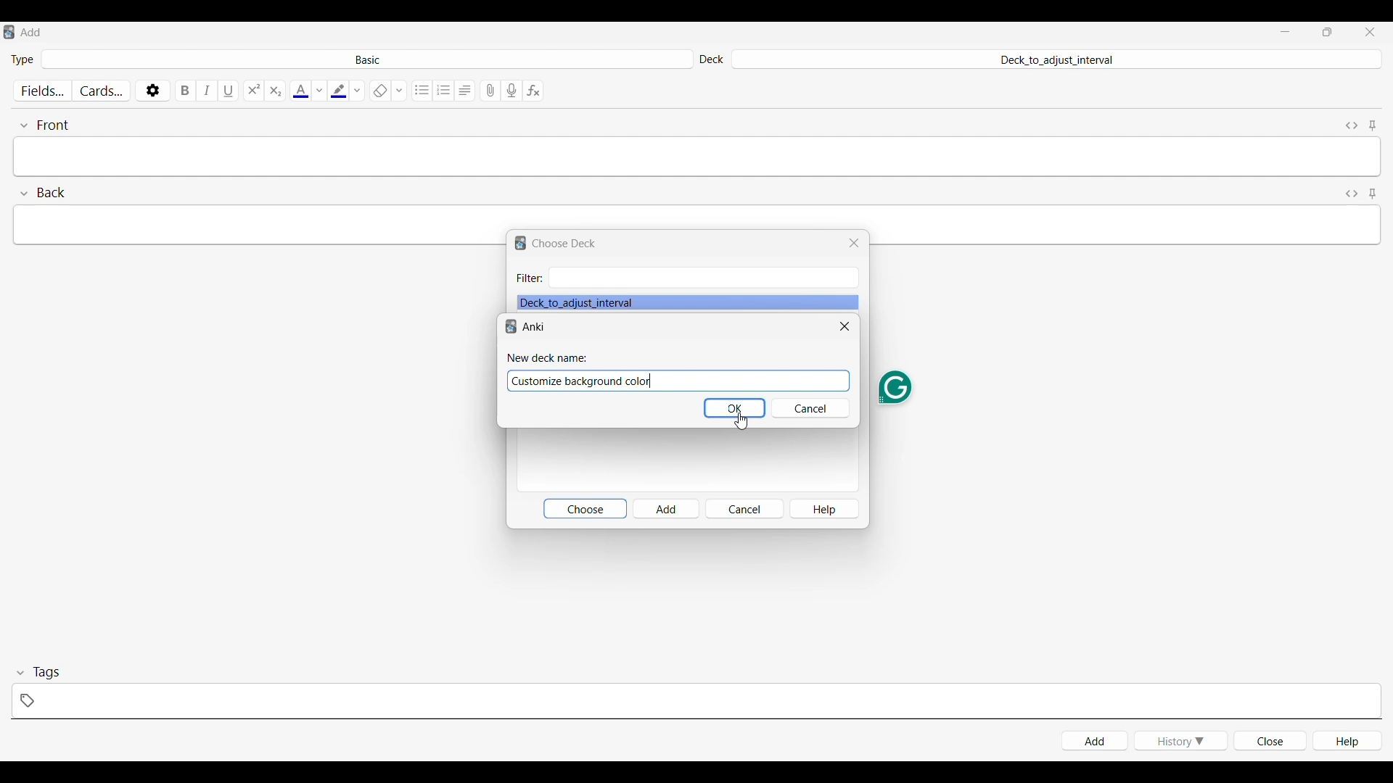  Describe the element at coordinates (379, 91) in the screenshot. I see `Remove formatting` at that location.